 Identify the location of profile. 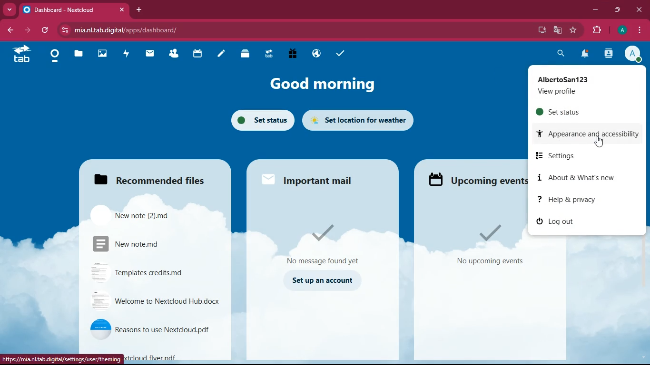
(623, 30).